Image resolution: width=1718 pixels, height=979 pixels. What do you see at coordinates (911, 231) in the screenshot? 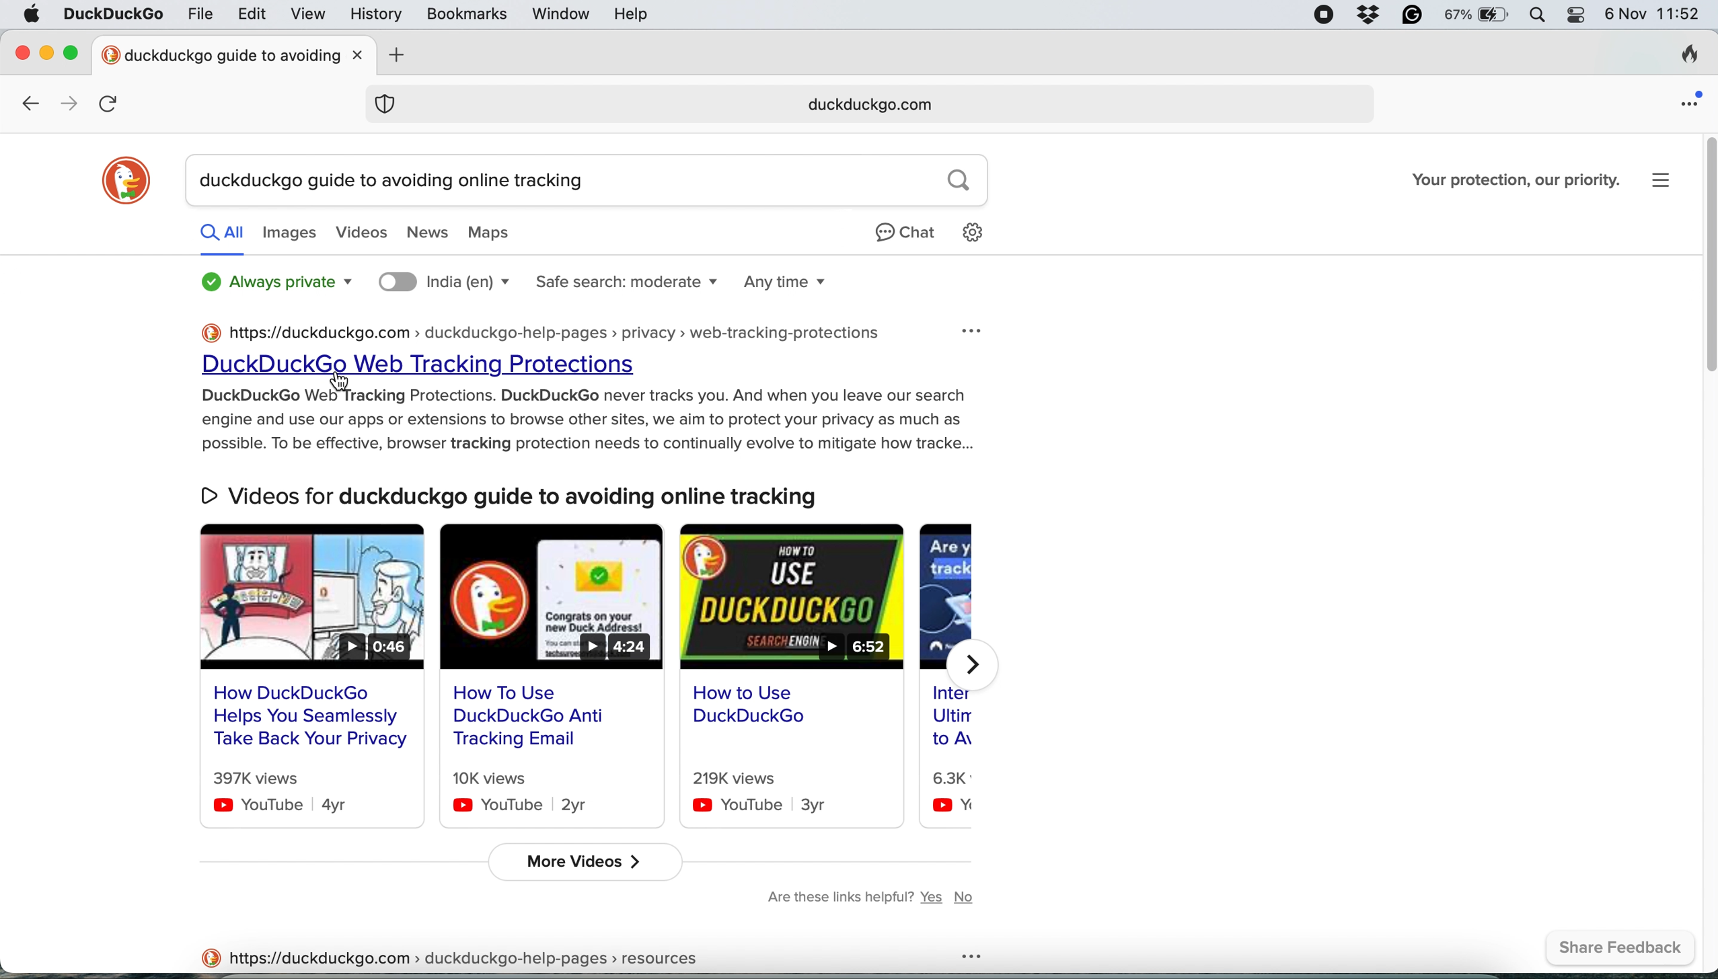
I see `chat` at bounding box center [911, 231].